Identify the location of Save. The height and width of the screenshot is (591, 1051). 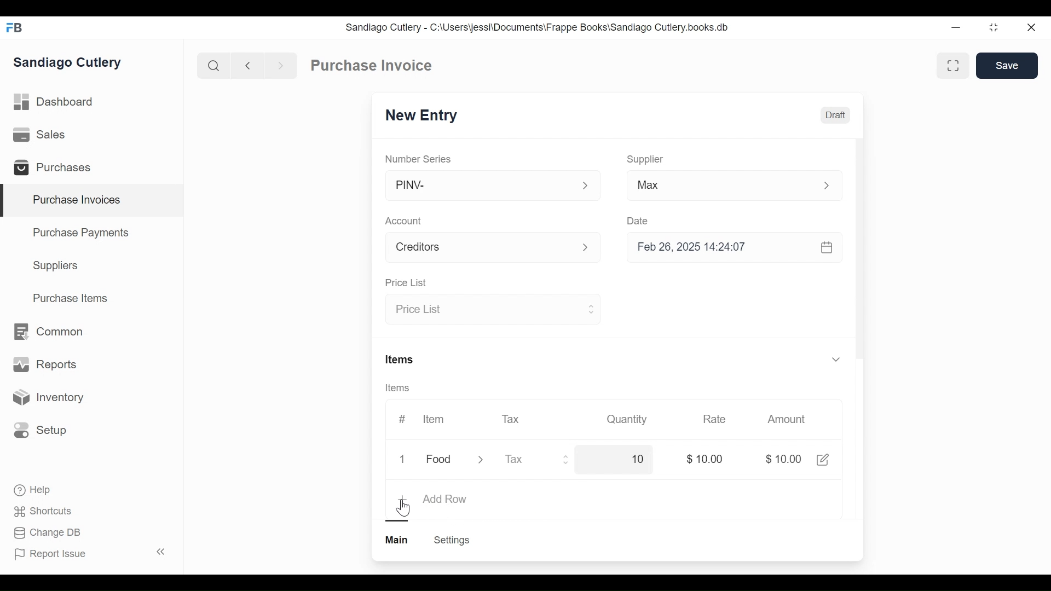
(1008, 66).